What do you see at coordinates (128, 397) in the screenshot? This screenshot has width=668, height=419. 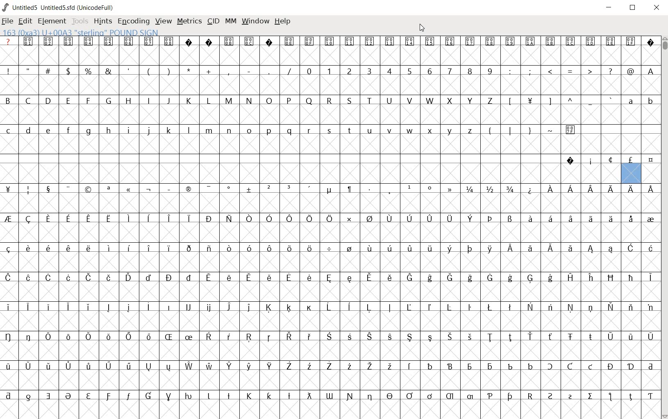 I see `Symbol` at bounding box center [128, 397].